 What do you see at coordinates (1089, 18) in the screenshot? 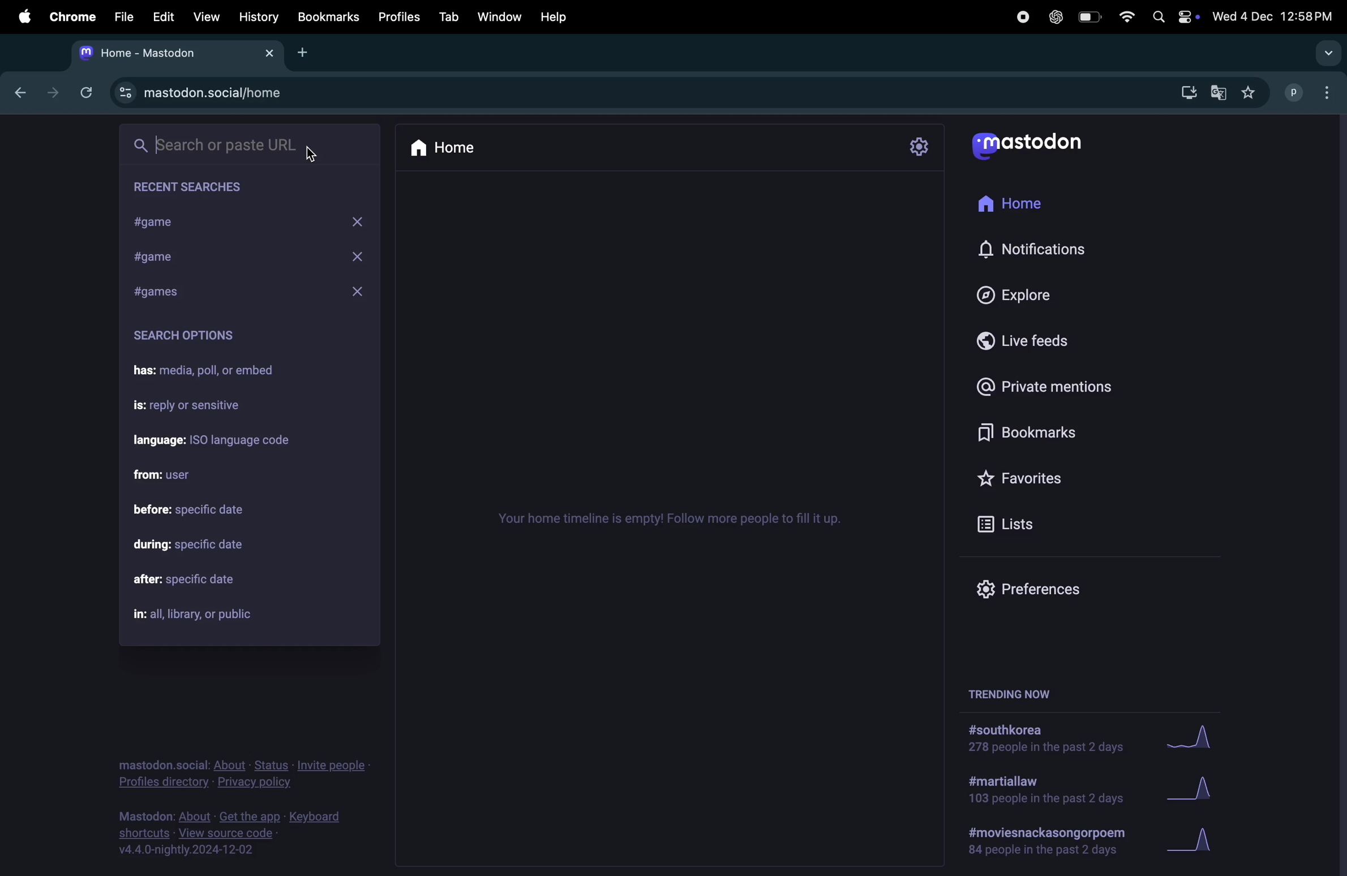
I see `battery` at bounding box center [1089, 18].